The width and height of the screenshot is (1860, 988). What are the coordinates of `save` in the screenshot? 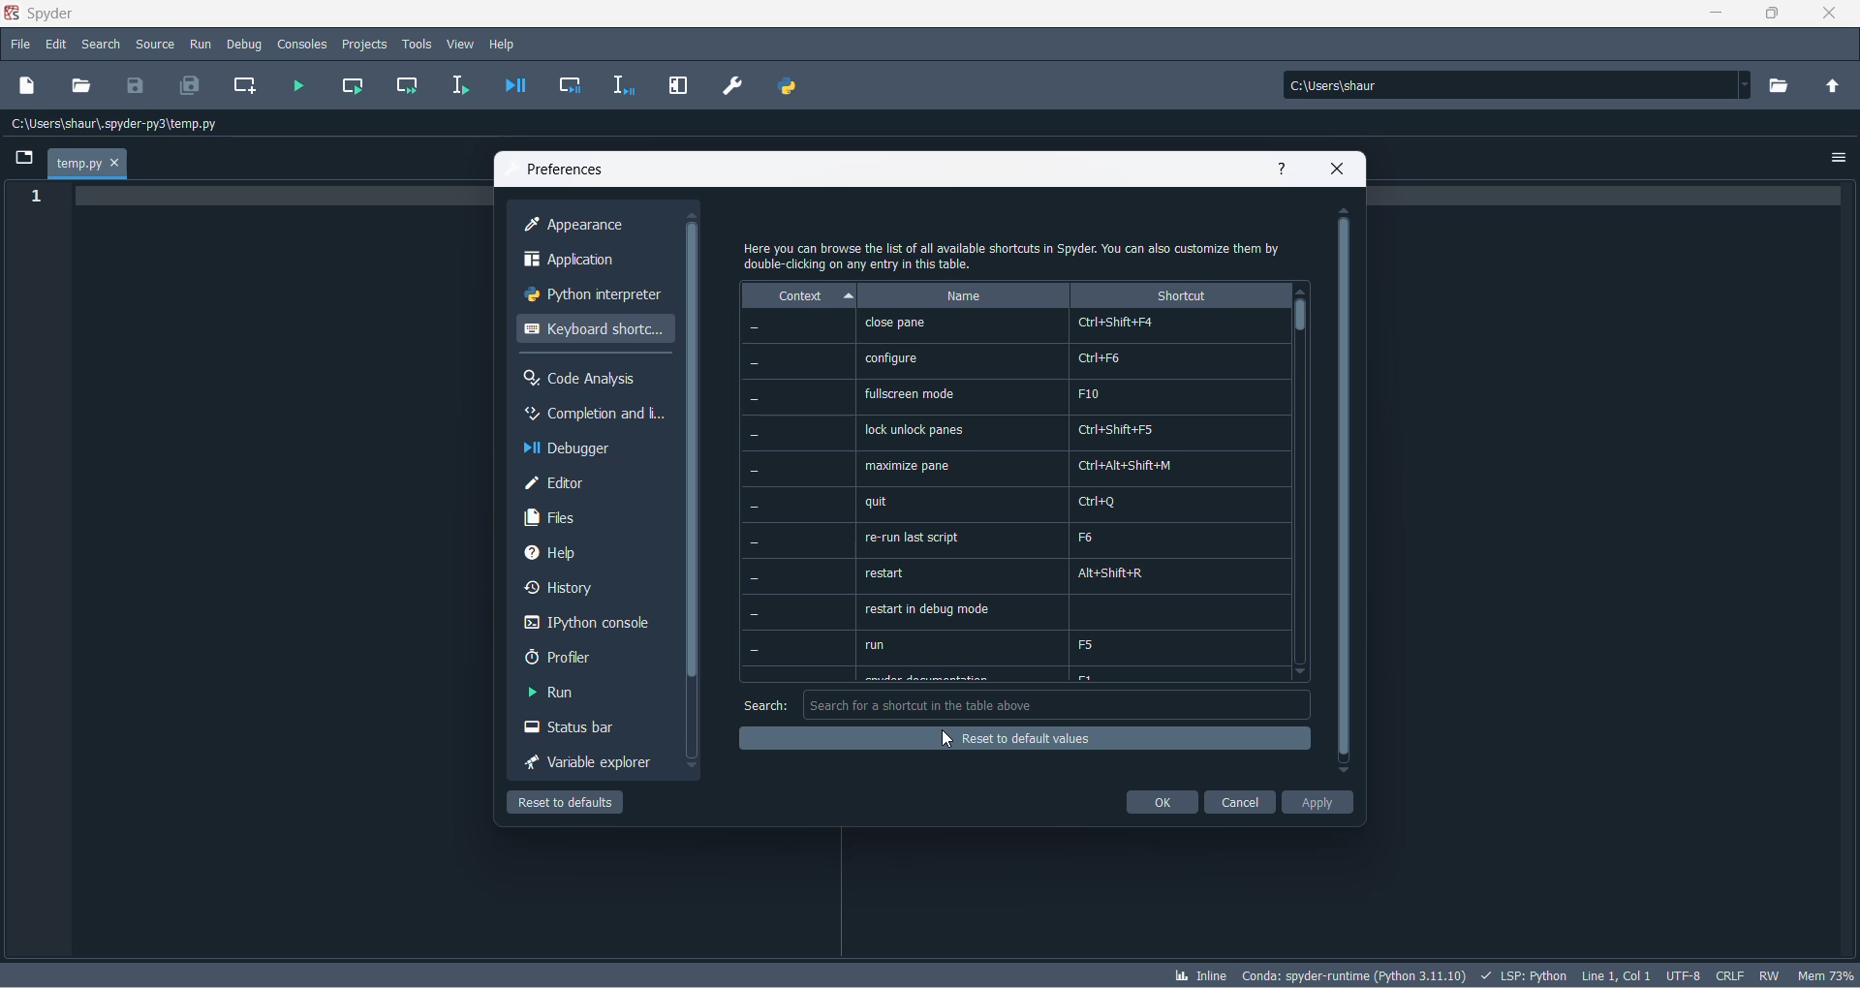 It's located at (136, 85).